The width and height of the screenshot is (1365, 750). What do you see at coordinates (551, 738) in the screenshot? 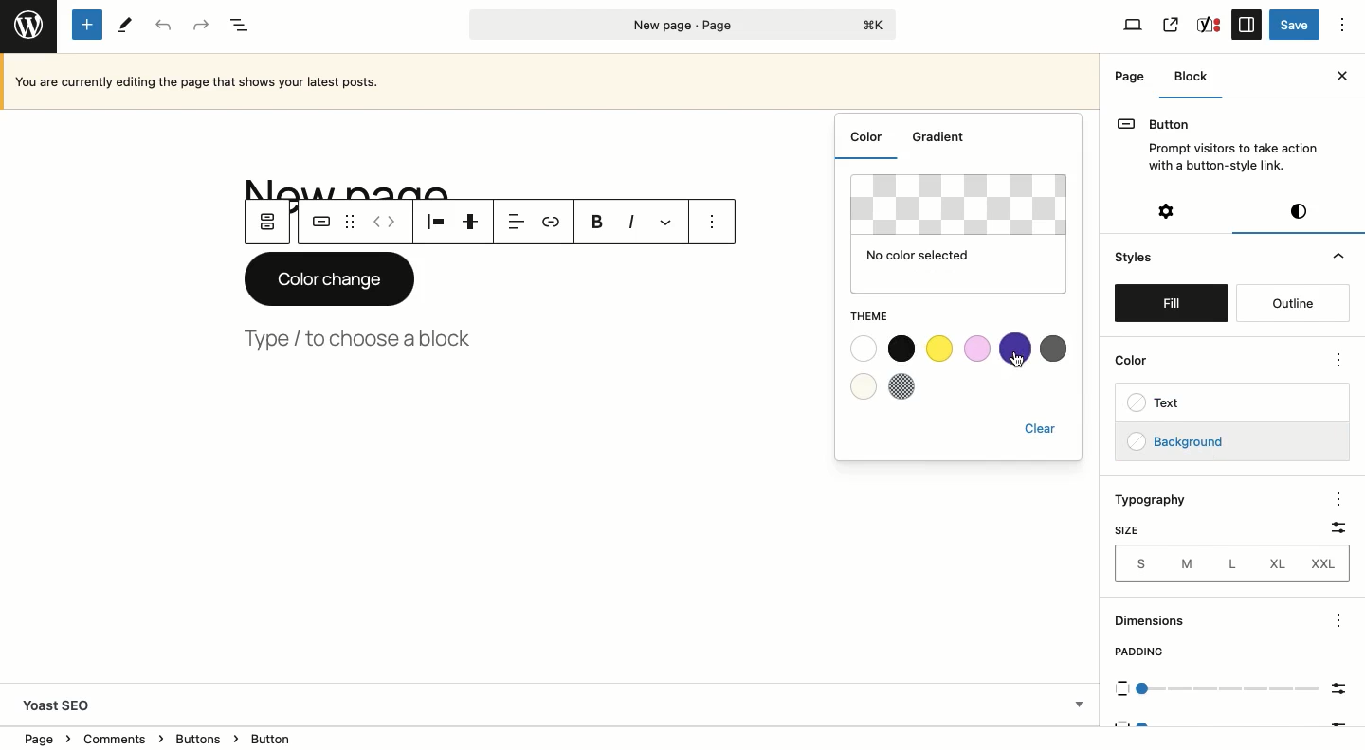
I see `Location` at bounding box center [551, 738].